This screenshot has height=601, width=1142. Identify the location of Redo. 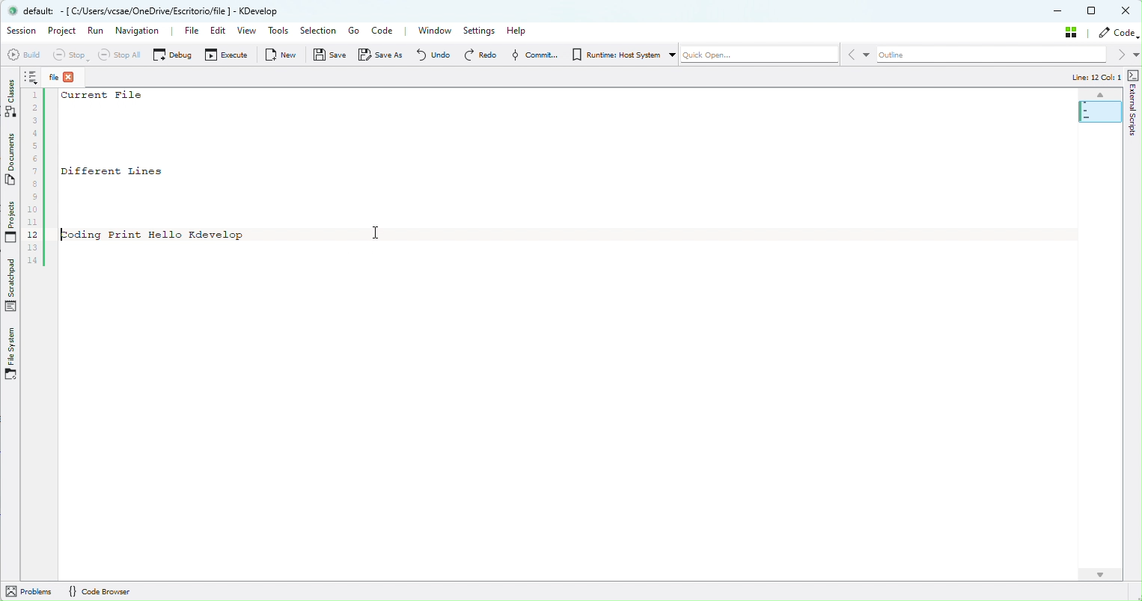
(483, 57).